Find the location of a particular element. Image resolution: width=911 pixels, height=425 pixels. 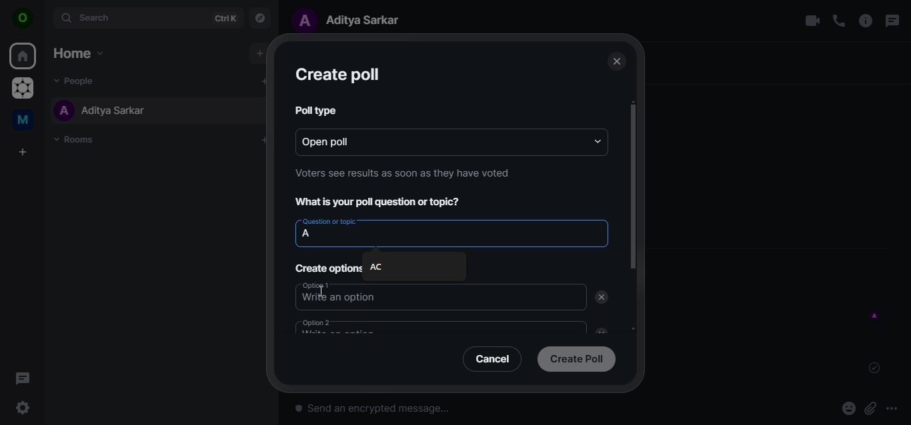

message sent is located at coordinates (876, 368).